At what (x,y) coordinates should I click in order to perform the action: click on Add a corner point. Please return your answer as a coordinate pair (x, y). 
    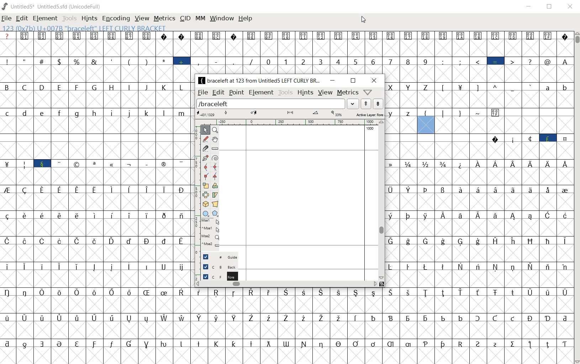
    Looking at the image, I should click on (215, 177).